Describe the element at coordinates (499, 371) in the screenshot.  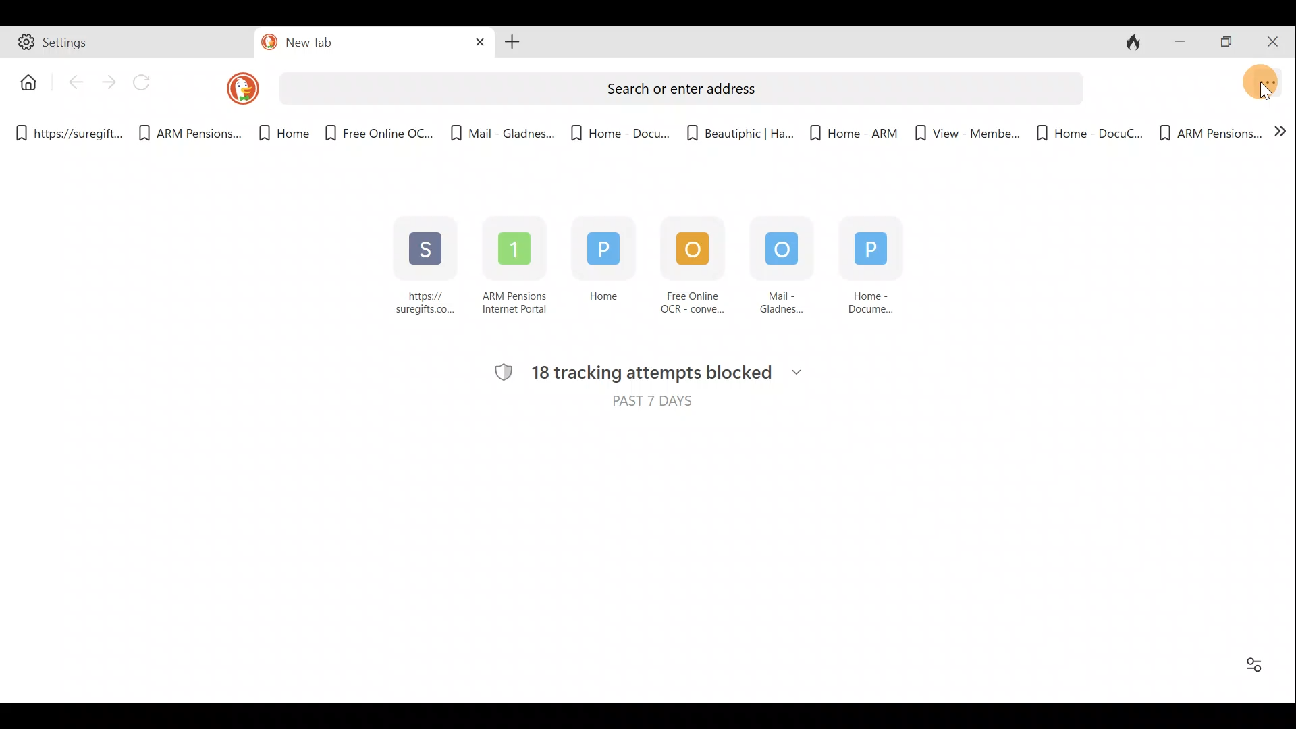
I see `tracking logo` at that location.